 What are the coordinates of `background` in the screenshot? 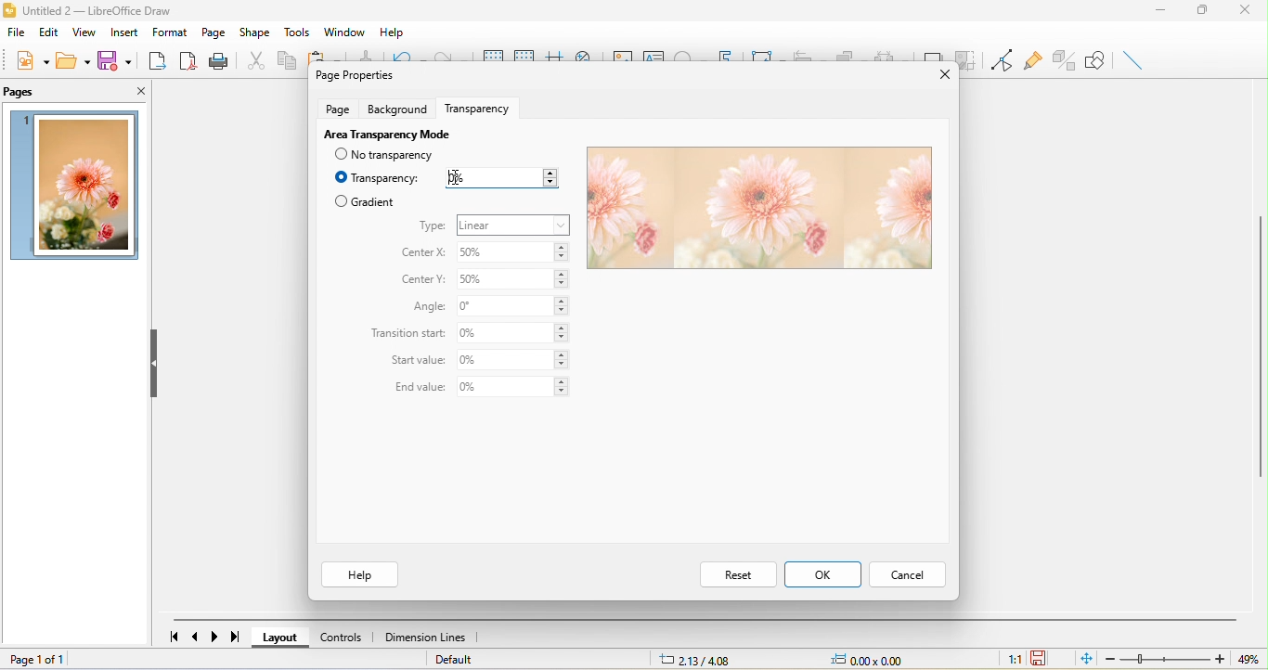 It's located at (400, 108).